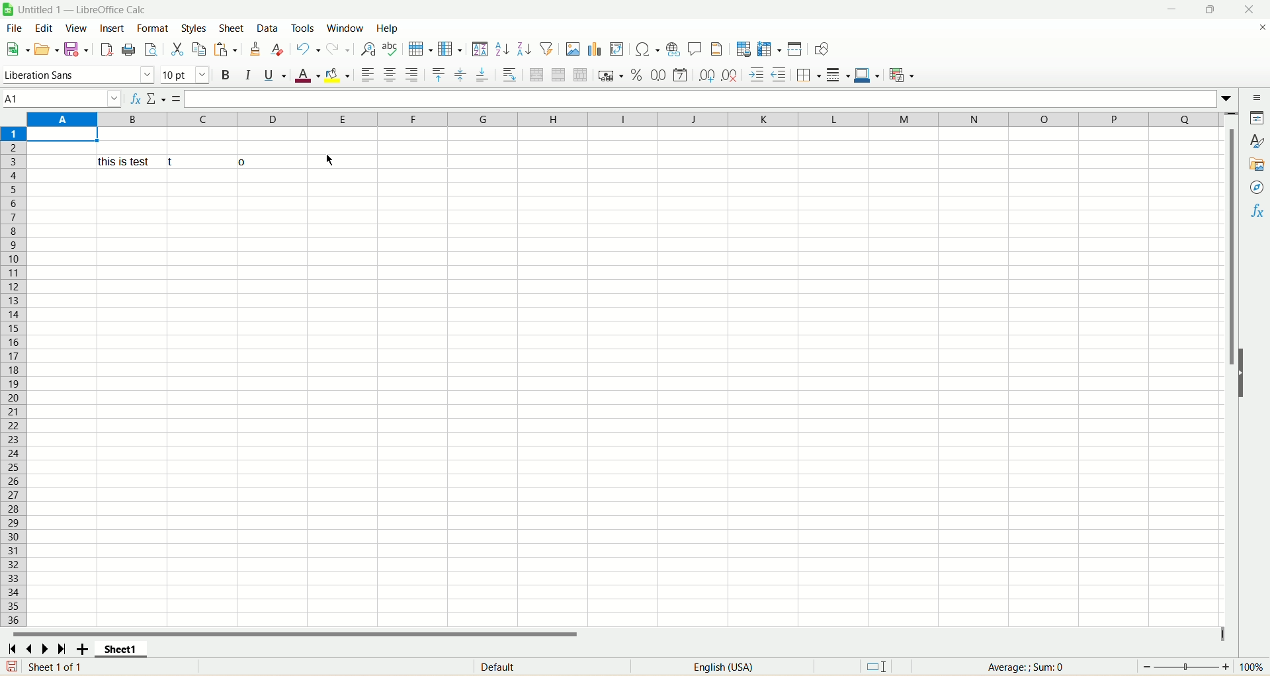  Describe the element at coordinates (65, 668) in the screenshot. I see `sheet number` at that location.